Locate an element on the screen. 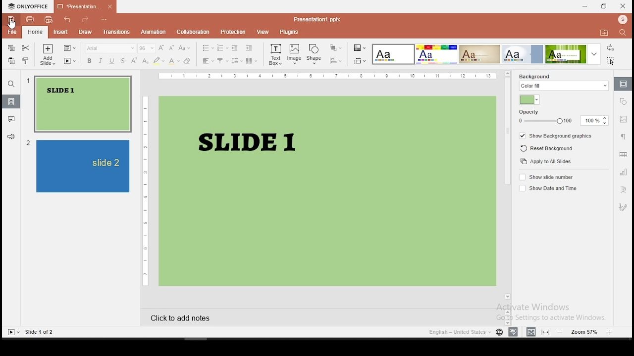 The height and width of the screenshot is (356, 634). collaboration is located at coordinates (191, 31).